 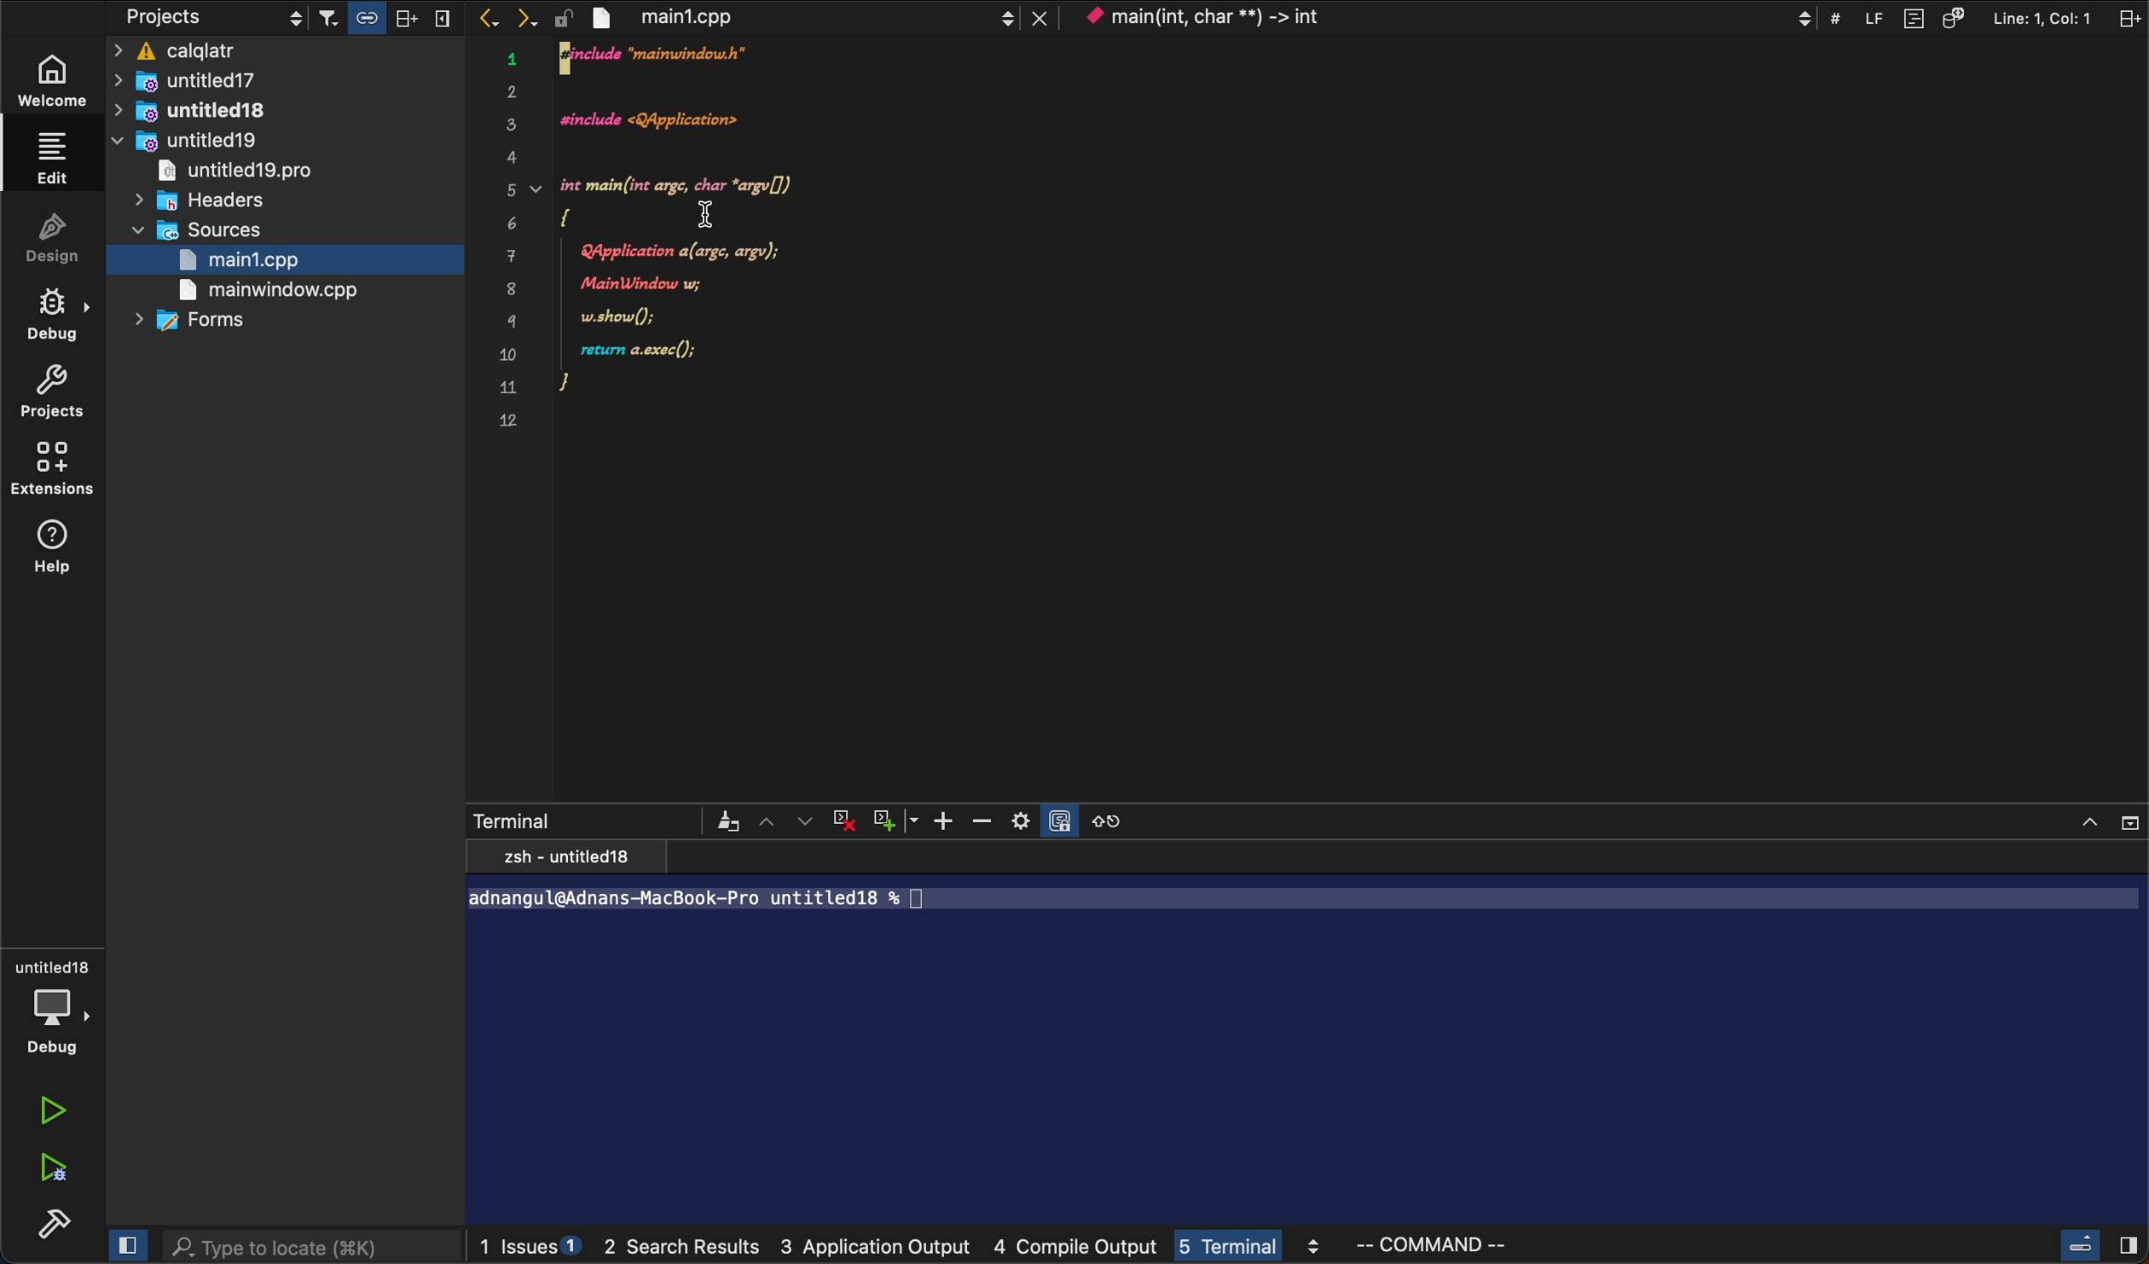 What do you see at coordinates (209, 18) in the screenshot?
I see `projects` at bounding box center [209, 18].